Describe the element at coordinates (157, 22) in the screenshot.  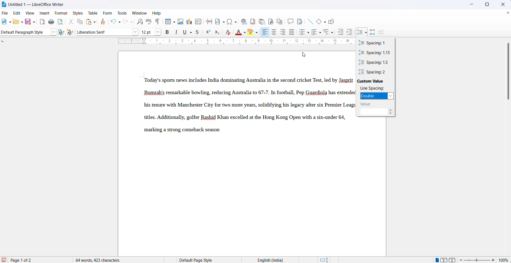
I see `toggle formatting marks` at that location.